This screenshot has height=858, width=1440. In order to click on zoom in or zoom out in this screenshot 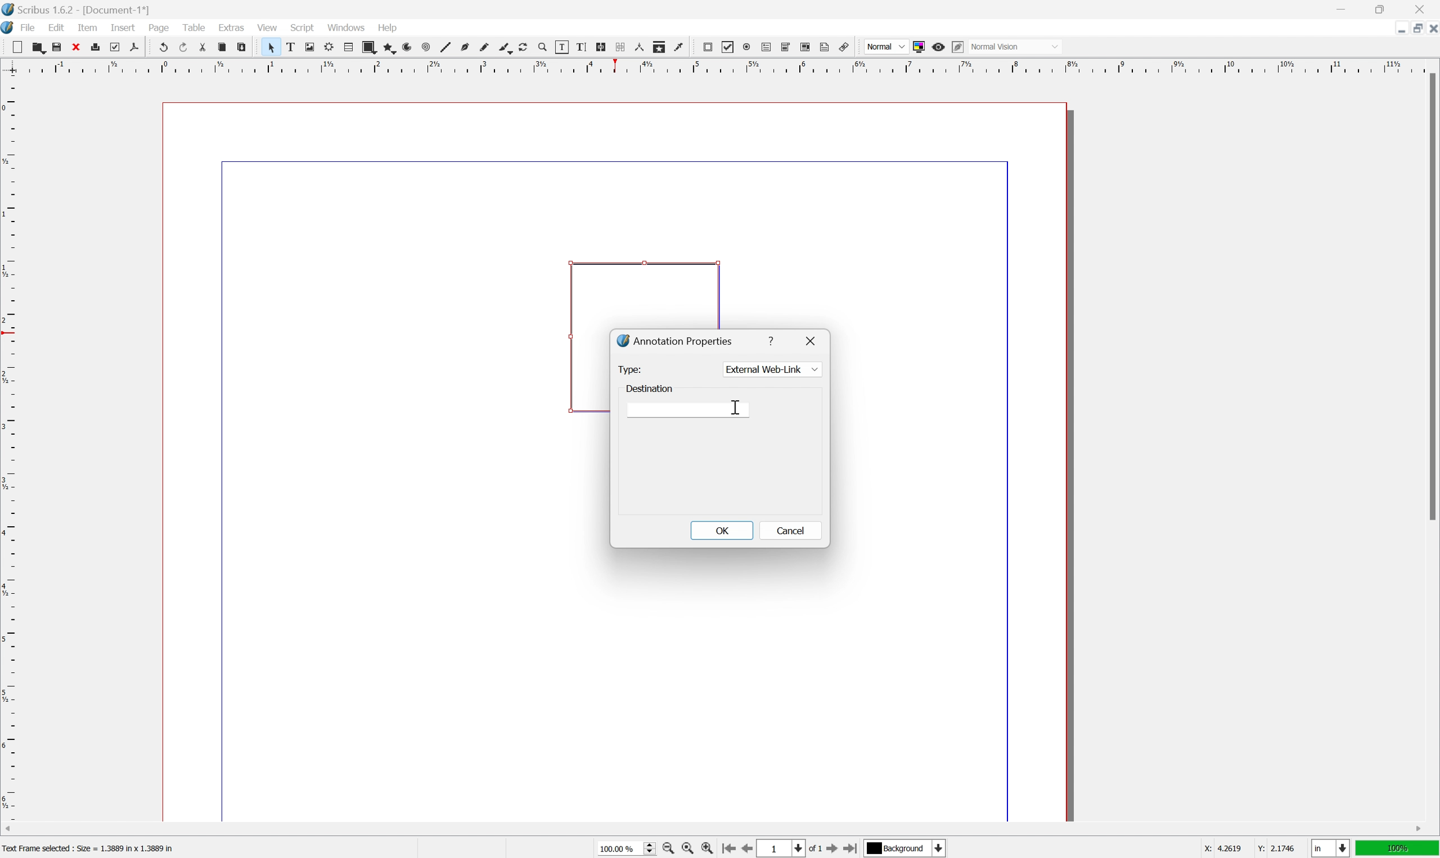, I will do `click(543, 47)`.